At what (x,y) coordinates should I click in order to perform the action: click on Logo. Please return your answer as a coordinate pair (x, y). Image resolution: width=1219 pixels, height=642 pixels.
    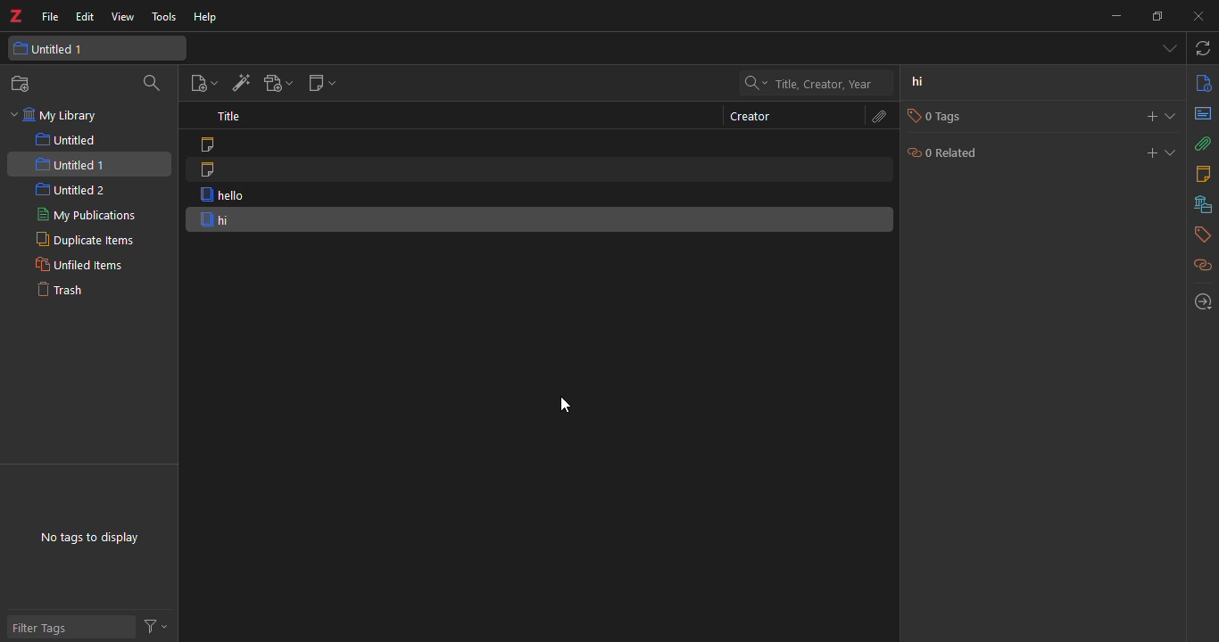
    Looking at the image, I should click on (14, 16).